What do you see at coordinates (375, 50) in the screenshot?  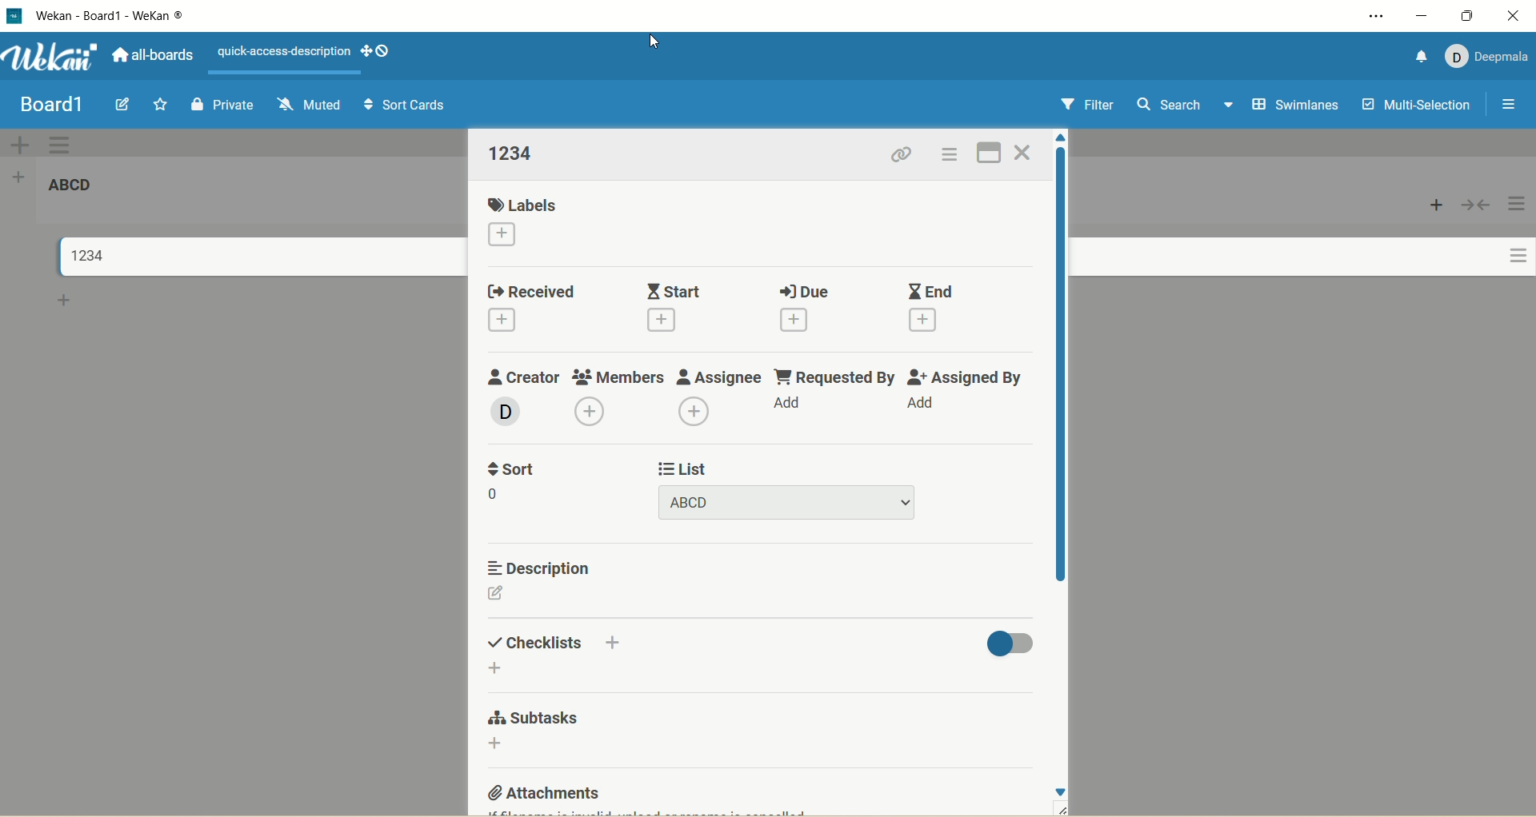 I see `show-desktop-drag-handles` at bounding box center [375, 50].